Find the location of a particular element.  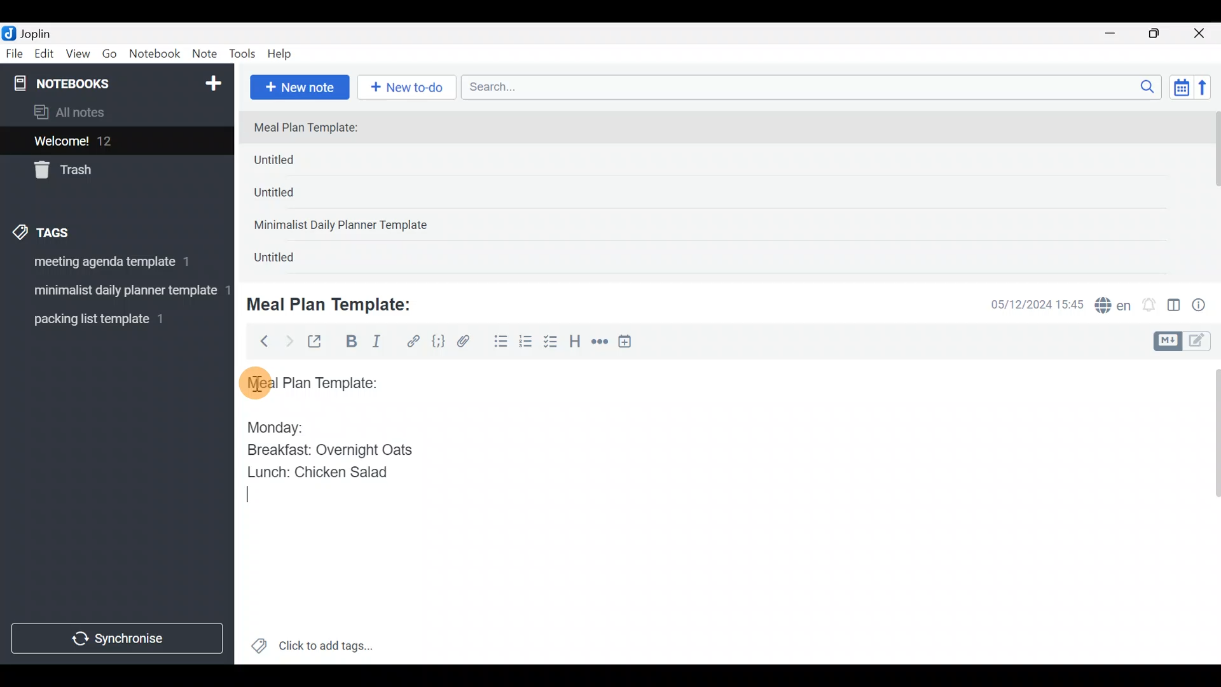

Go is located at coordinates (109, 57).